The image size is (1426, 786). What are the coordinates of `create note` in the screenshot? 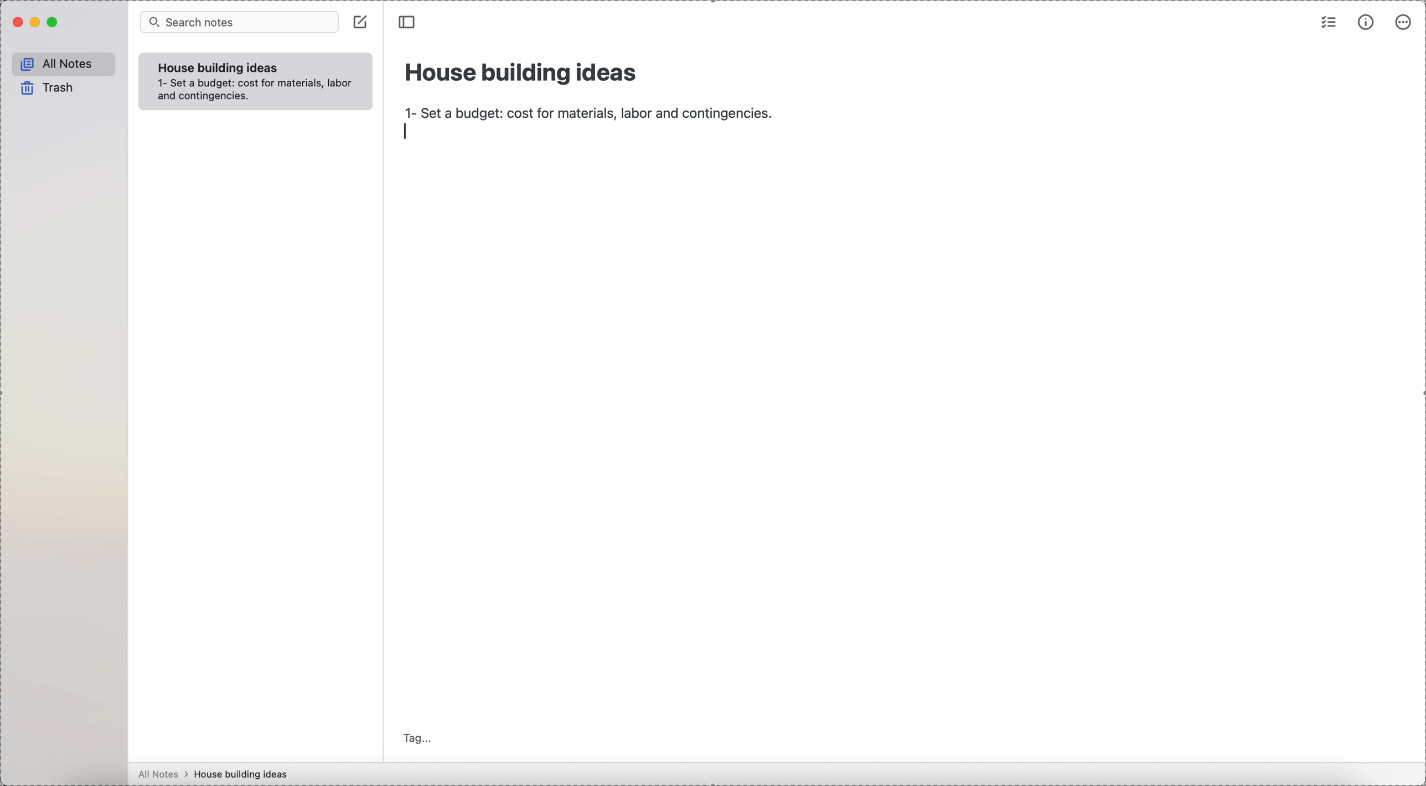 It's located at (363, 25).